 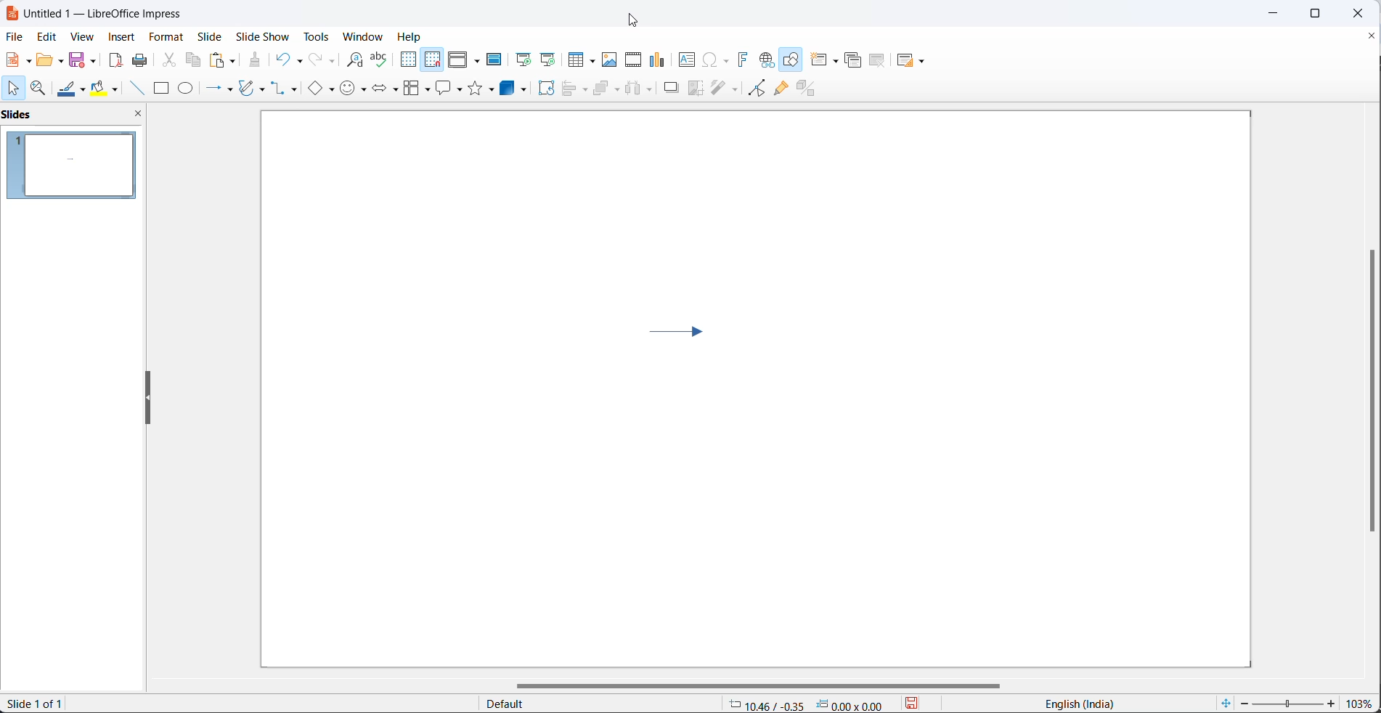 I want to click on insert images, so click(x=611, y=60).